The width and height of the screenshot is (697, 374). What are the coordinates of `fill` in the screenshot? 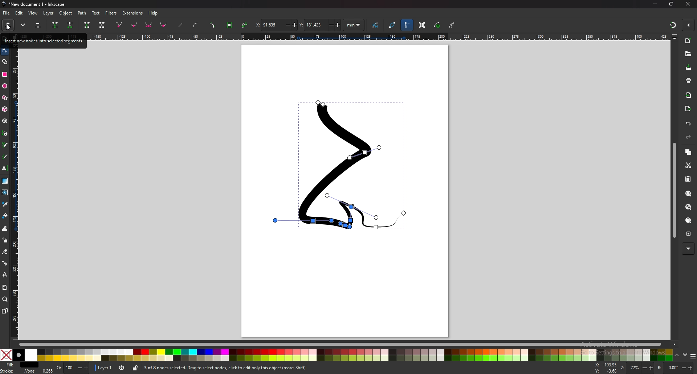 It's located at (20, 365).